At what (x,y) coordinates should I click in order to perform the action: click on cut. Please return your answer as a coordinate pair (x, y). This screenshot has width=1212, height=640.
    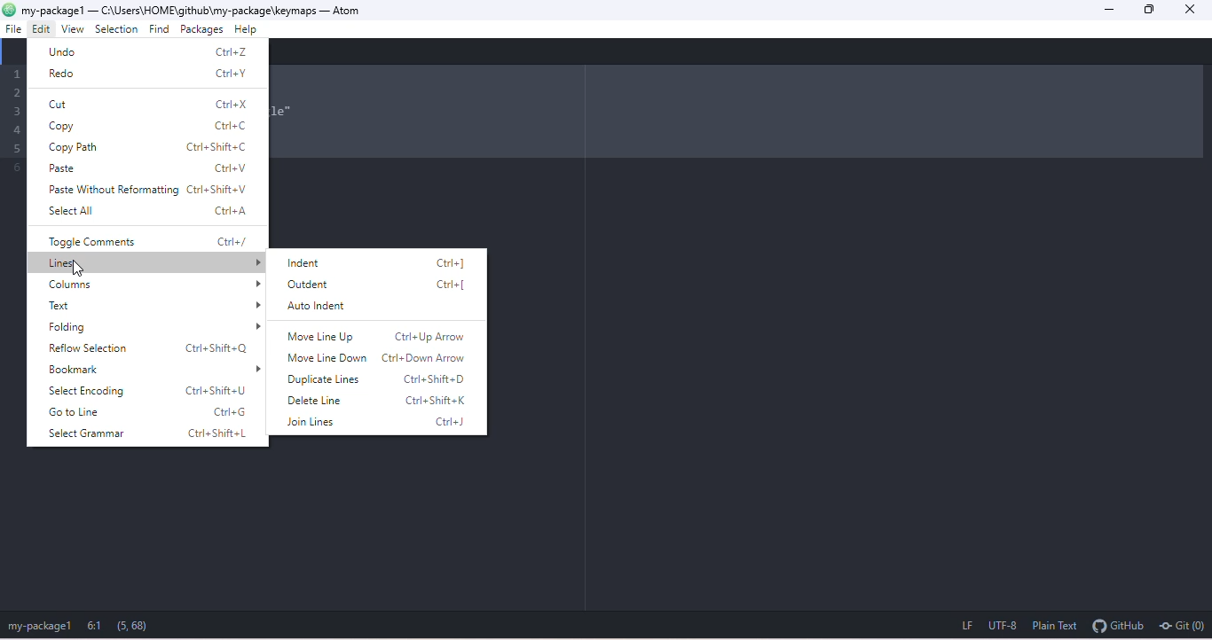
    Looking at the image, I should click on (144, 106).